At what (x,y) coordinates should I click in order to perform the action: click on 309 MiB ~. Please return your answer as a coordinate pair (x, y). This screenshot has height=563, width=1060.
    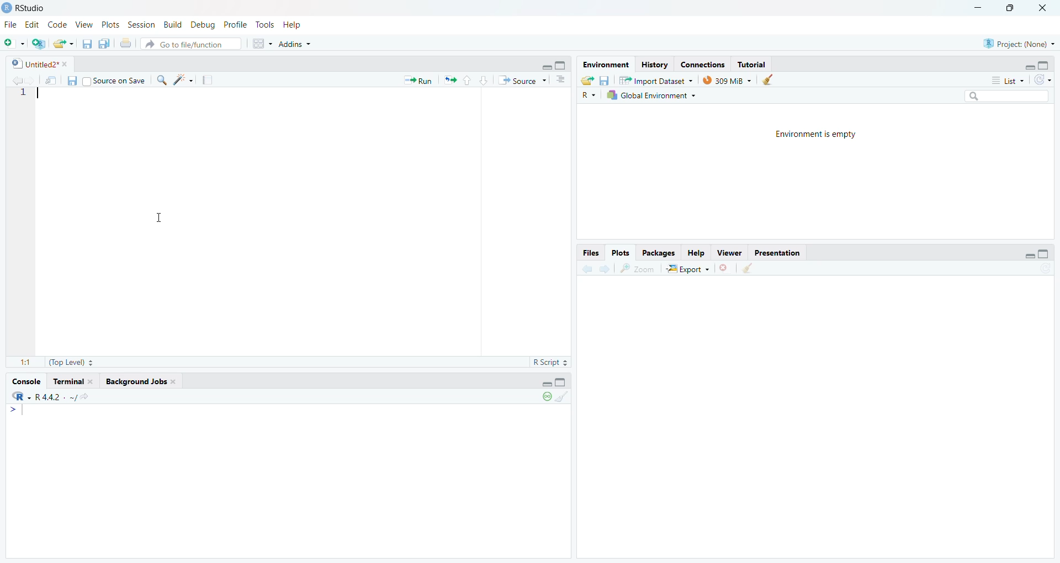
    Looking at the image, I should click on (728, 79).